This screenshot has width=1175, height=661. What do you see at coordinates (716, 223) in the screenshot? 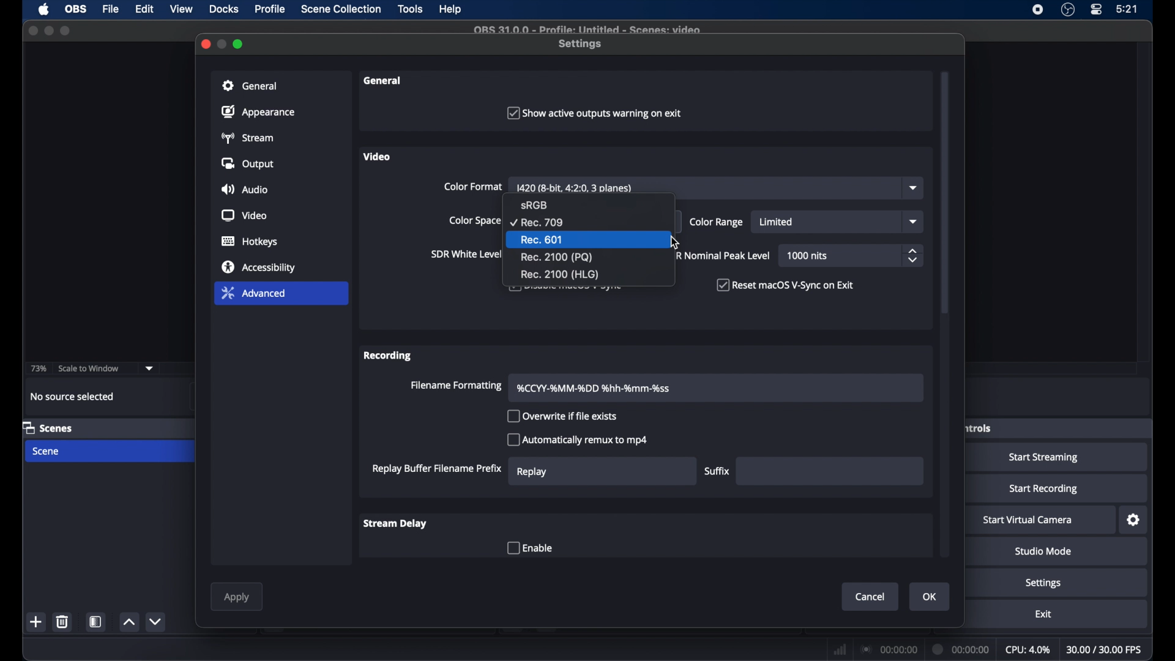
I see `color range` at bounding box center [716, 223].